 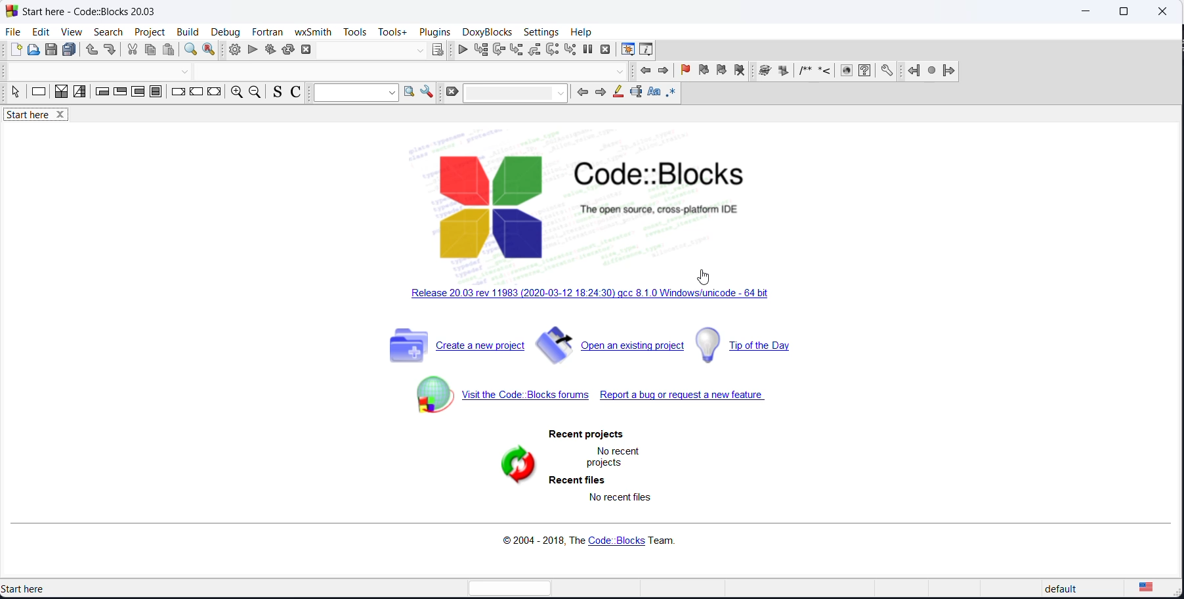 What do you see at coordinates (501, 50) in the screenshot?
I see `next line` at bounding box center [501, 50].